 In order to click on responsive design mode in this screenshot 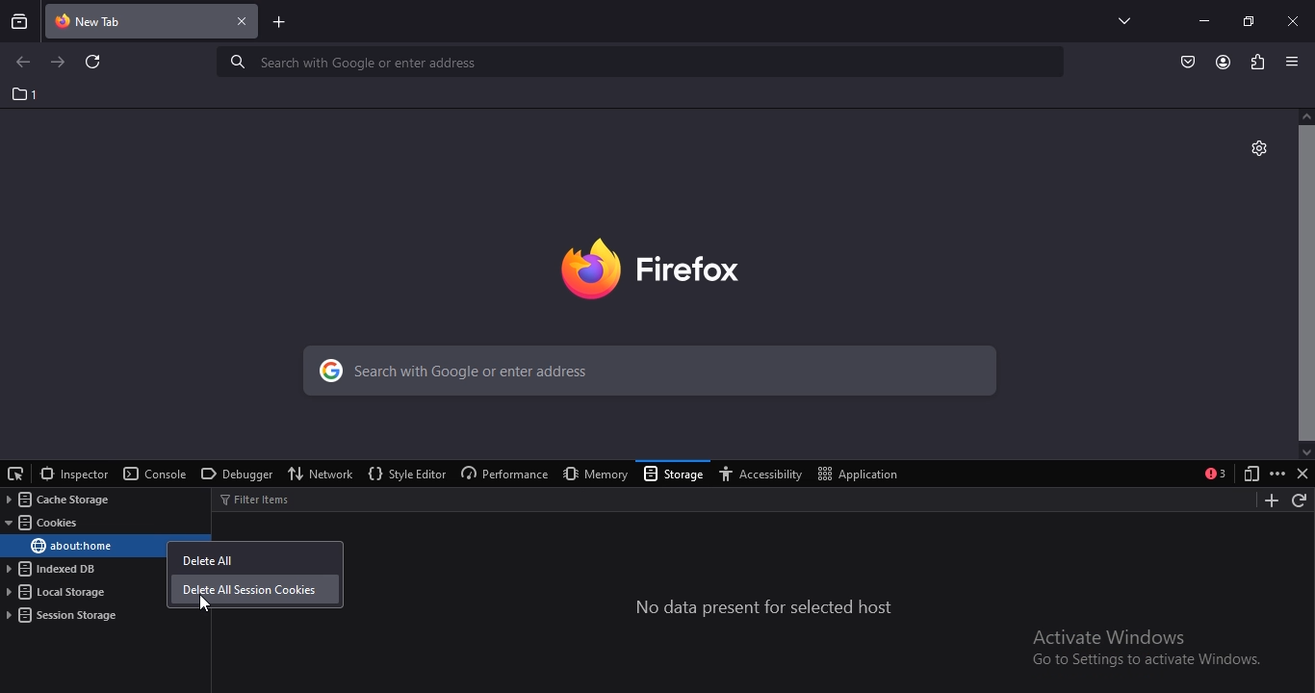, I will do `click(1248, 475)`.